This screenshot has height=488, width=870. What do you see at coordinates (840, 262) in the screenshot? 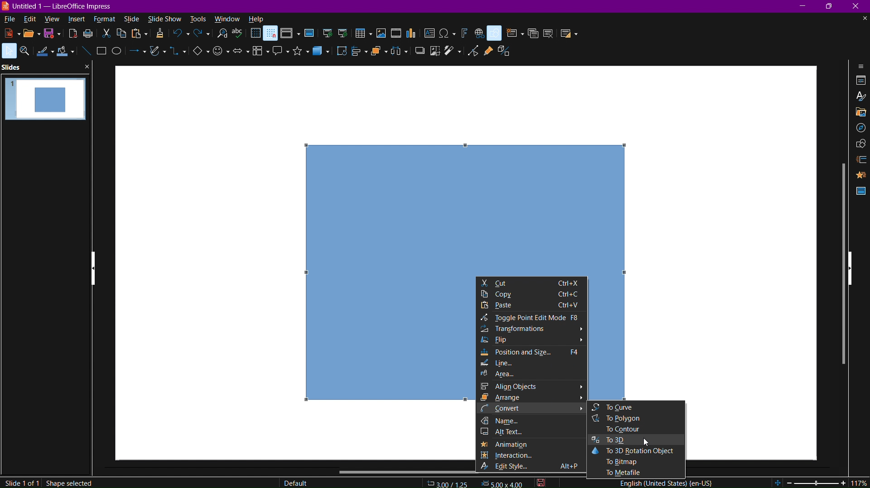
I see `Scrollbar` at bounding box center [840, 262].